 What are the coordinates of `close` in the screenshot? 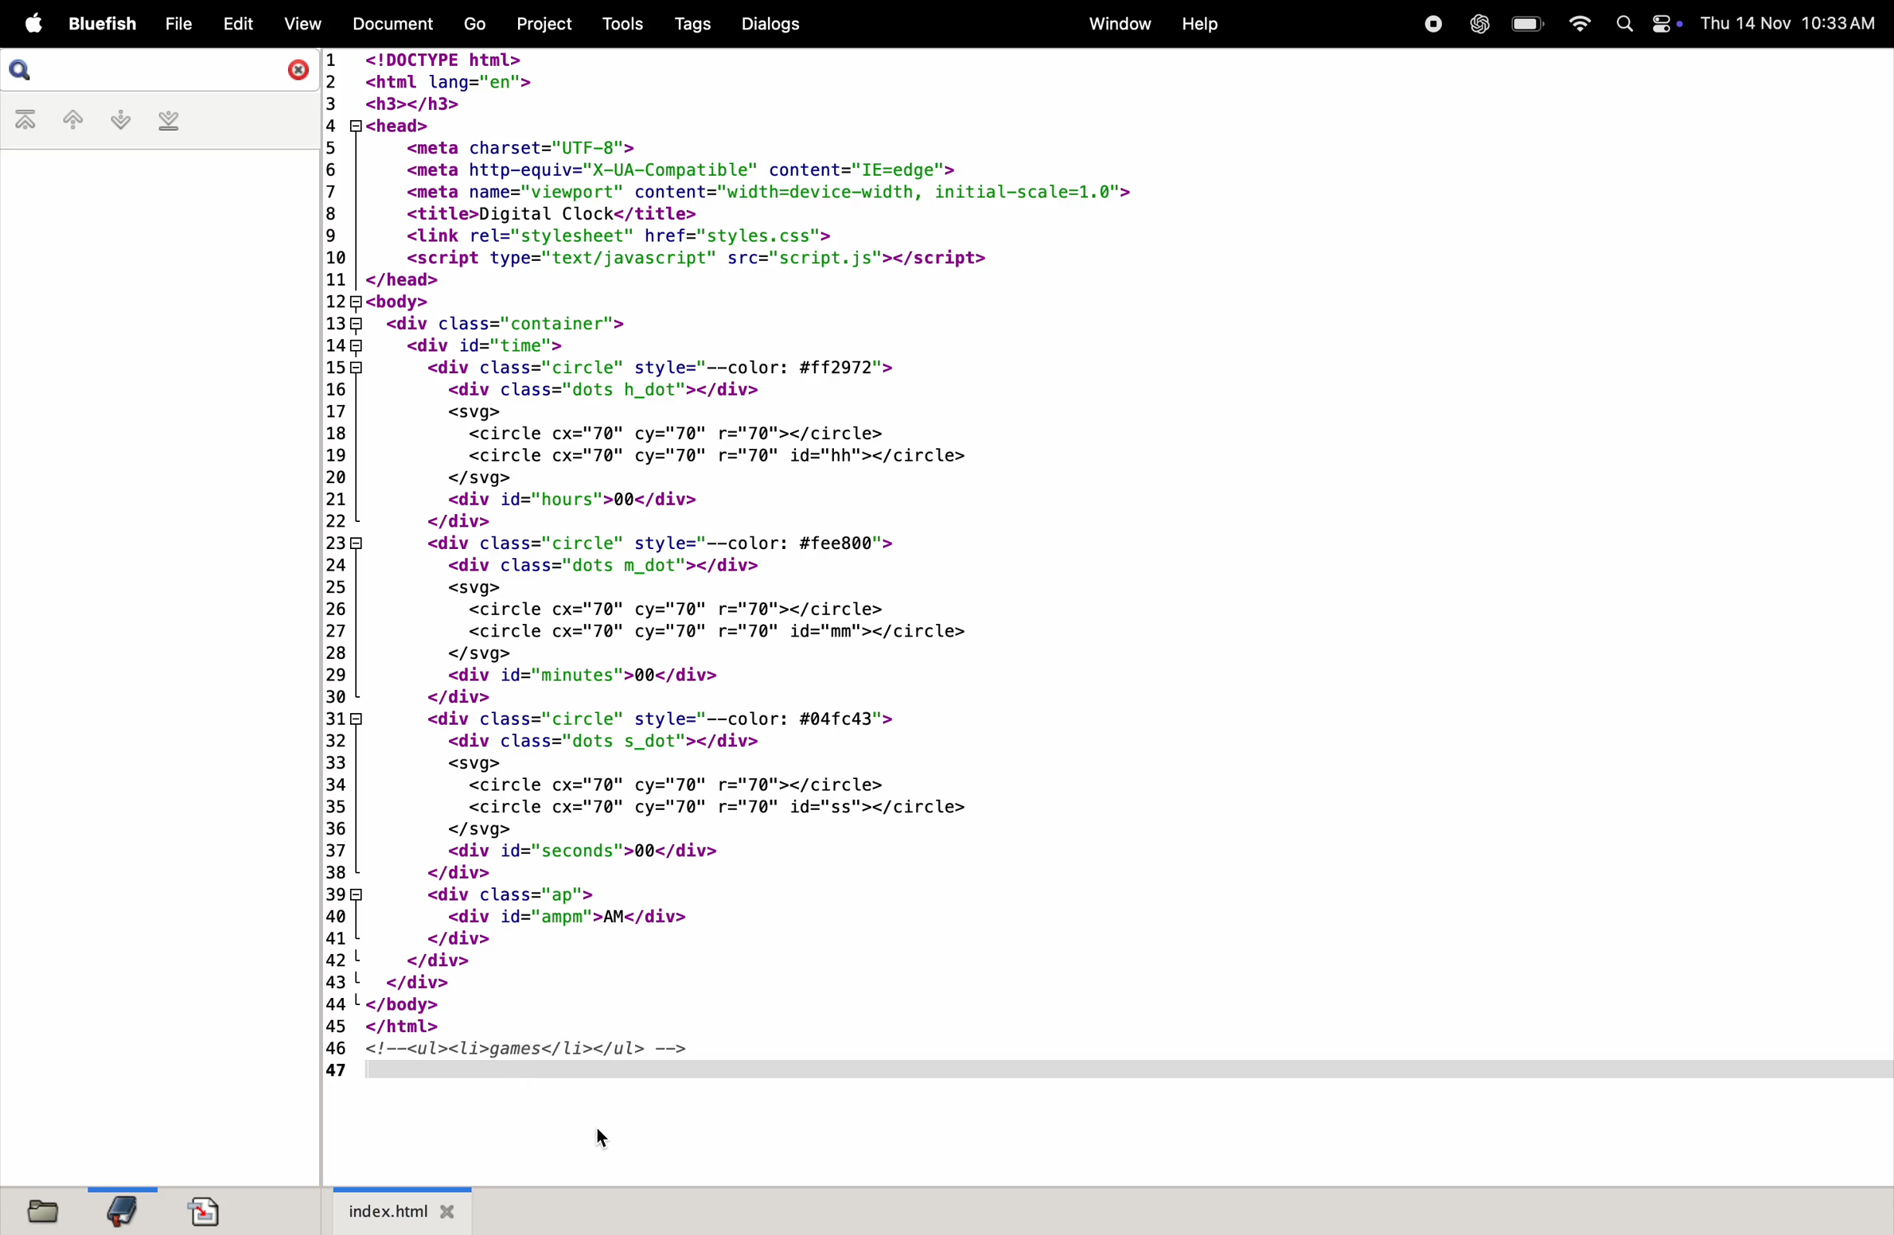 It's located at (293, 72).